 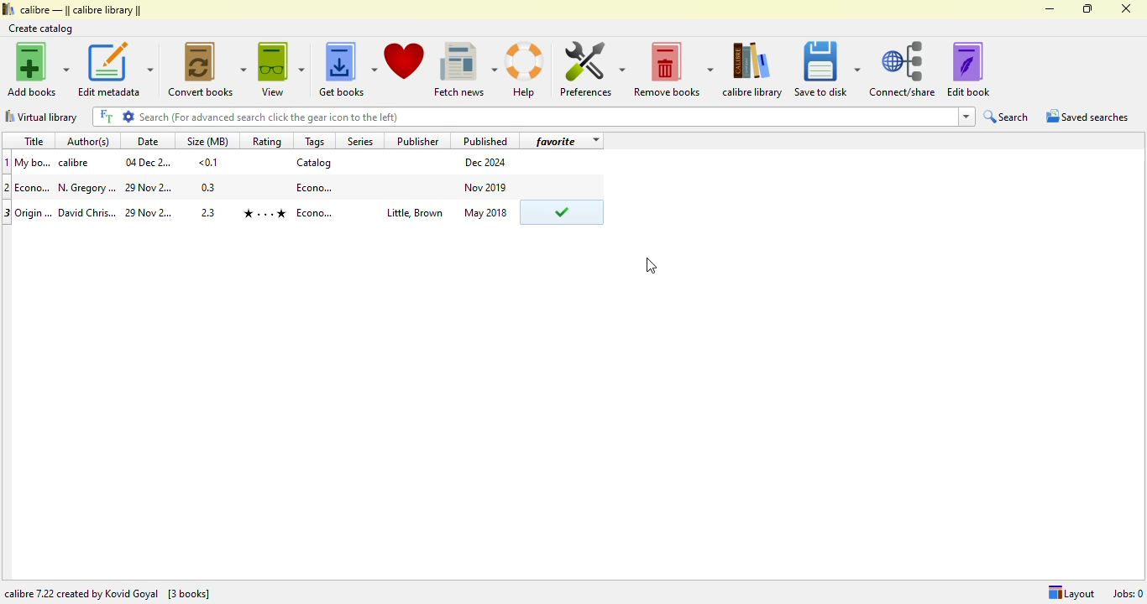 I want to click on publish date, so click(x=487, y=186).